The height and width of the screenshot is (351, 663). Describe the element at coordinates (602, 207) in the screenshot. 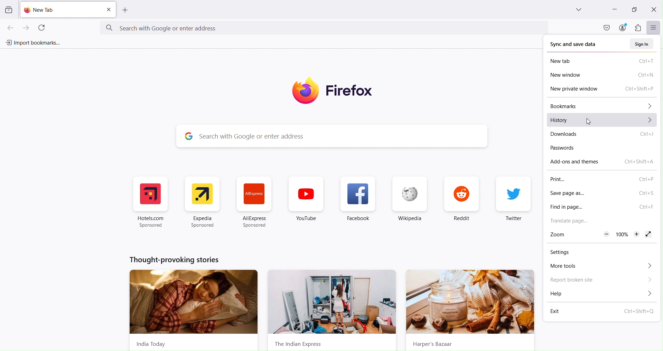

I see `Find in page` at that location.